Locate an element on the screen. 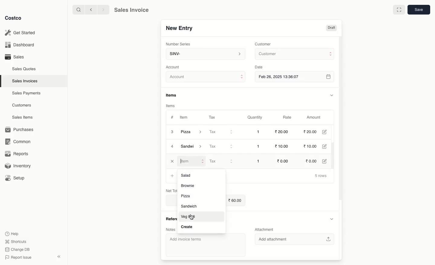 The height and width of the screenshot is (265, 435). ‘Account is located at coordinates (174, 67).